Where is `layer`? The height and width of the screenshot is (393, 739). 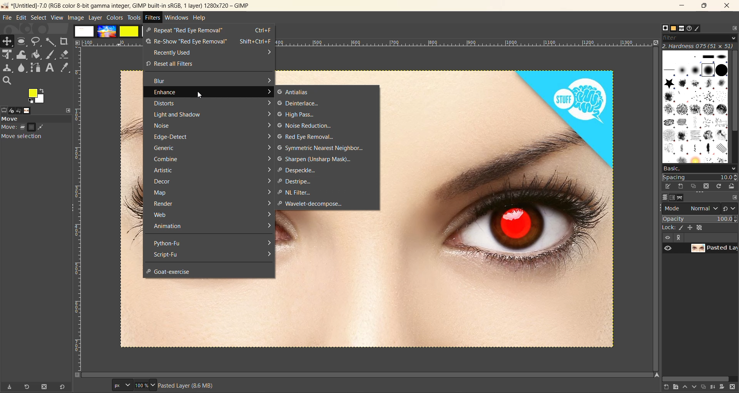
layer is located at coordinates (95, 18).